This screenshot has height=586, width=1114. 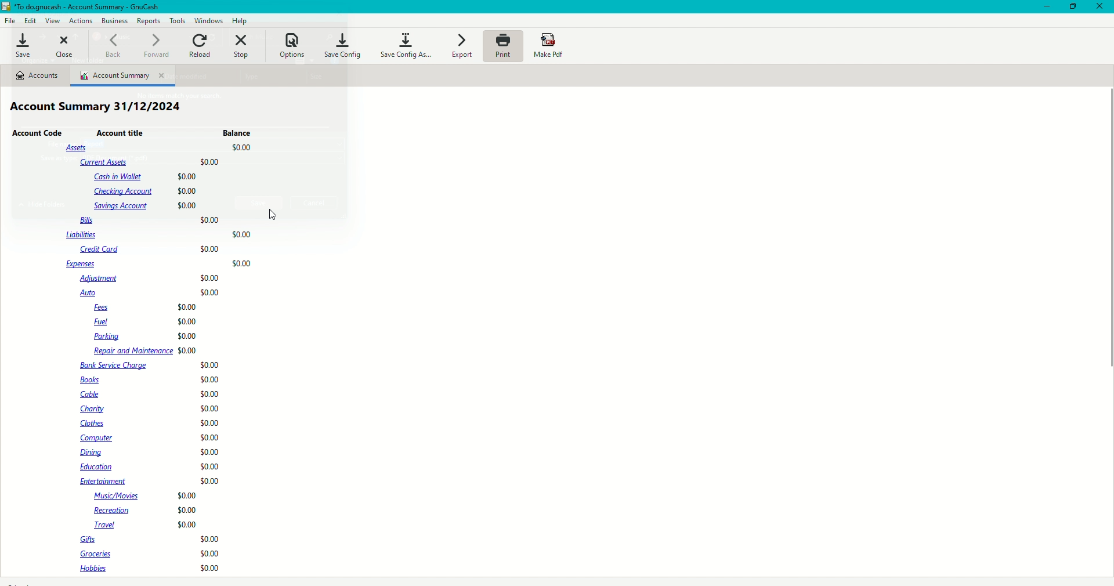 I want to click on Export, so click(x=460, y=47).